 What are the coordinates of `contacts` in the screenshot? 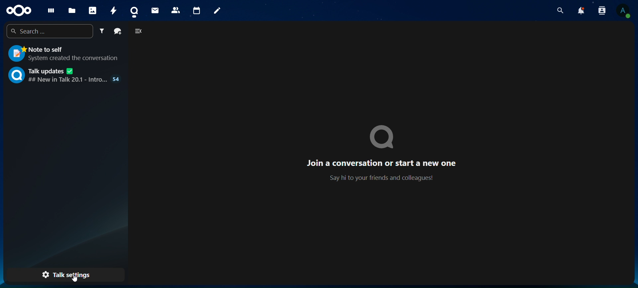 It's located at (176, 10).